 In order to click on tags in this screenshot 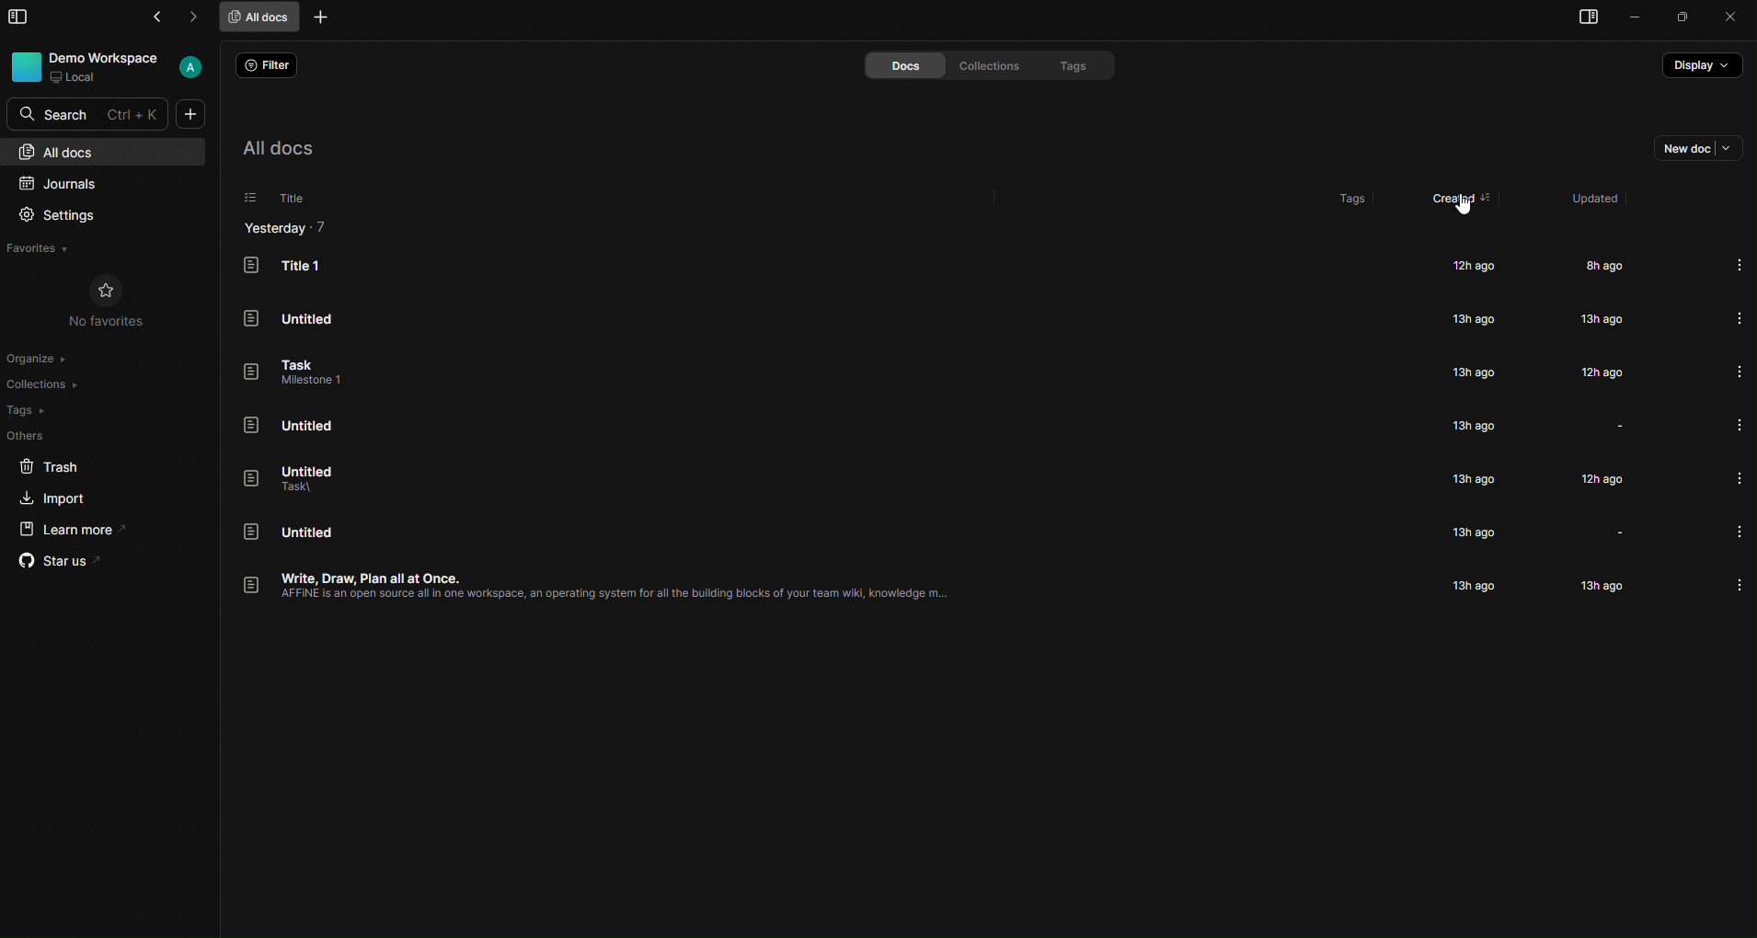, I will do `click(1352, 191)`.